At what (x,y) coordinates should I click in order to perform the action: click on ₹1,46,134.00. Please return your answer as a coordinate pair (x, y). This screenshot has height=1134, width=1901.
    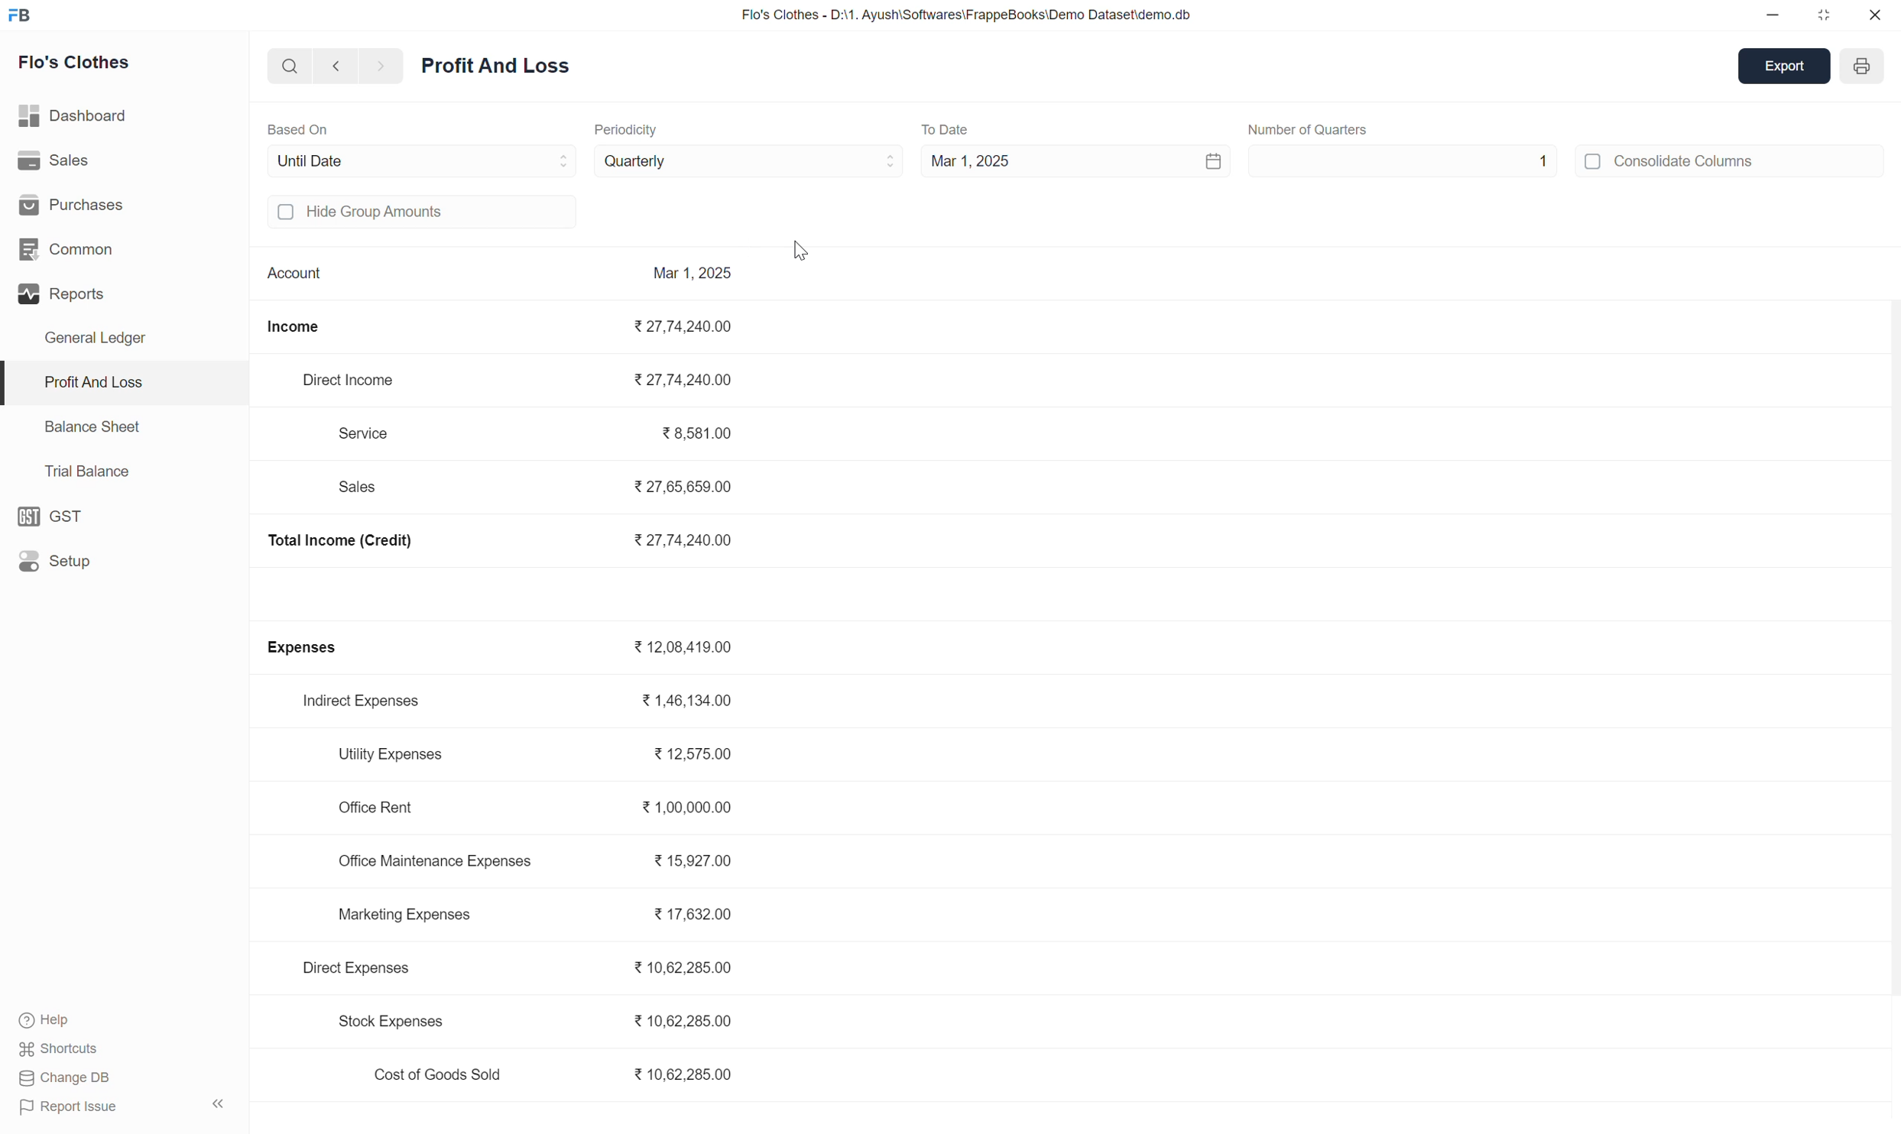
    Looking at the image, I should click on (684, 705).